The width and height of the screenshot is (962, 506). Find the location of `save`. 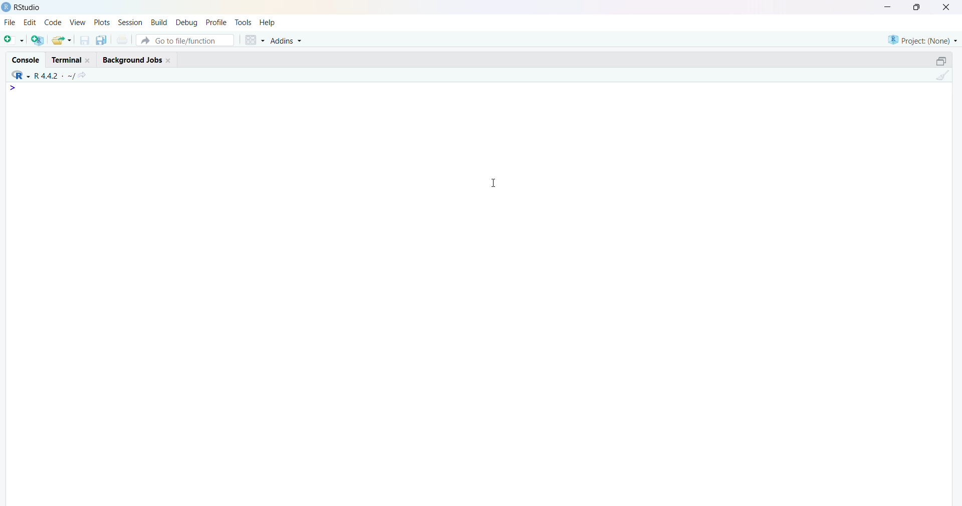

save is located at coordinates (86, 41).